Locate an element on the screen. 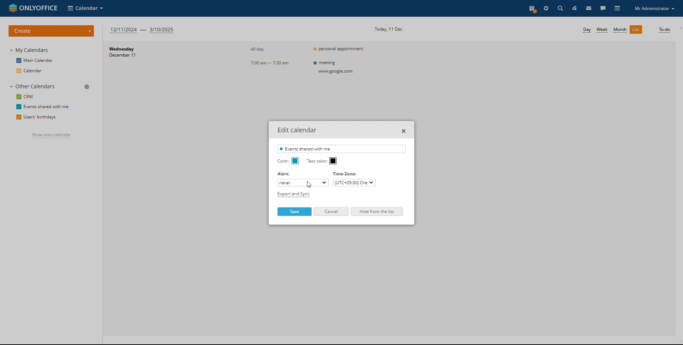 Image resolution: width=683 pixels, height=345 pixels. week view is located at coordinates (603, 30).